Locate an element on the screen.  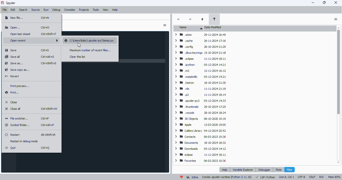
new file is located at coordinates (14, 17).